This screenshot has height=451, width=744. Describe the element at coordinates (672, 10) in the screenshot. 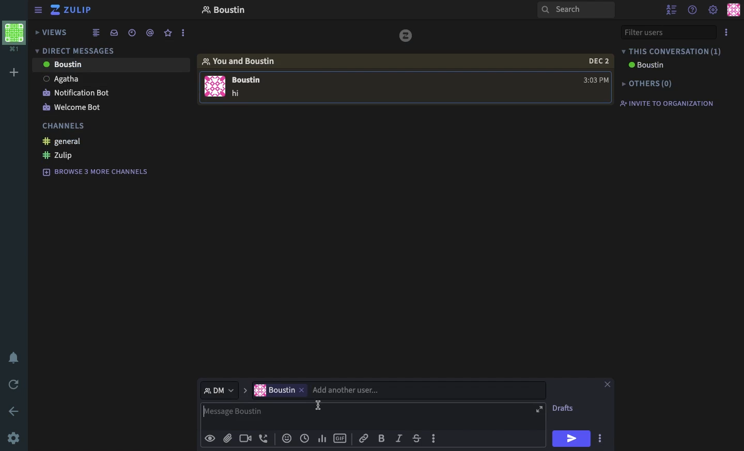

I see `hide user list` at that location.